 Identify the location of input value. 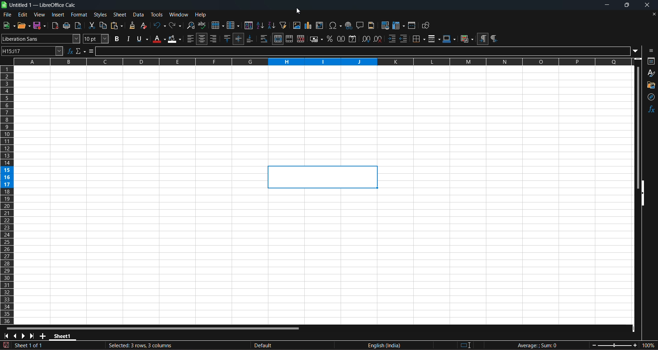
(368, 51).